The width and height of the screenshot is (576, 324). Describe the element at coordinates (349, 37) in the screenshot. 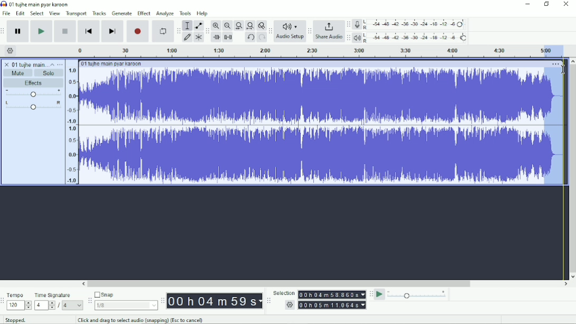

I see `Audacity playback meter toolbar` at that location.